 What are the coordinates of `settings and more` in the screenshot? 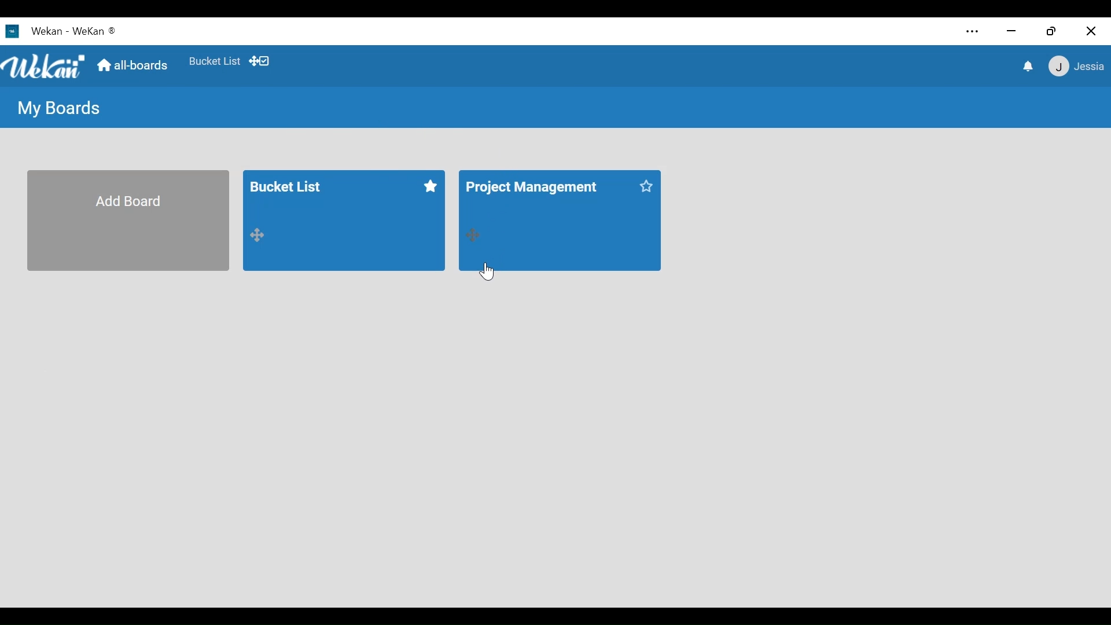 It's located at (972, 31).